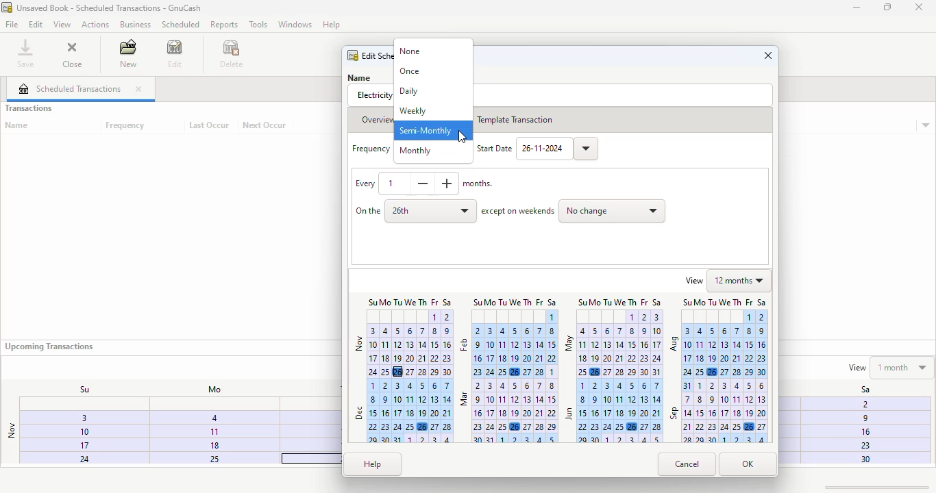  What do you see at coordinates (210, 390) in the screenshot?
I see `Mo` at bounding box center [210, 390].